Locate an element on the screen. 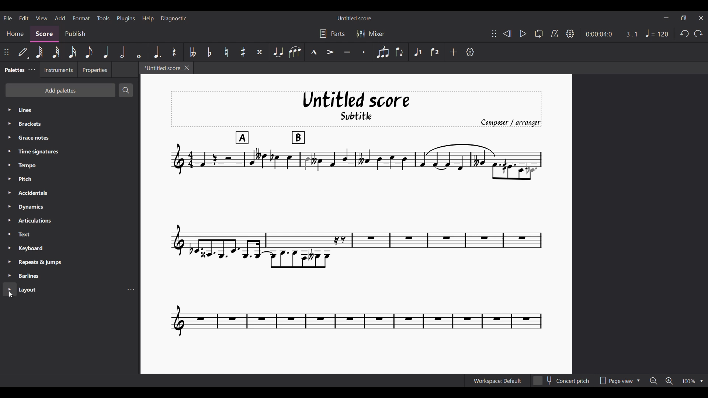  Publish section is located at coordinates (75, 34).